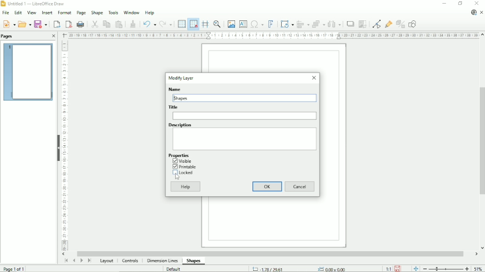 This screenshot has width=485, height=272. Describe the element at coordinates (444, 4) in the screenshot. I see `Minimize` at that location.